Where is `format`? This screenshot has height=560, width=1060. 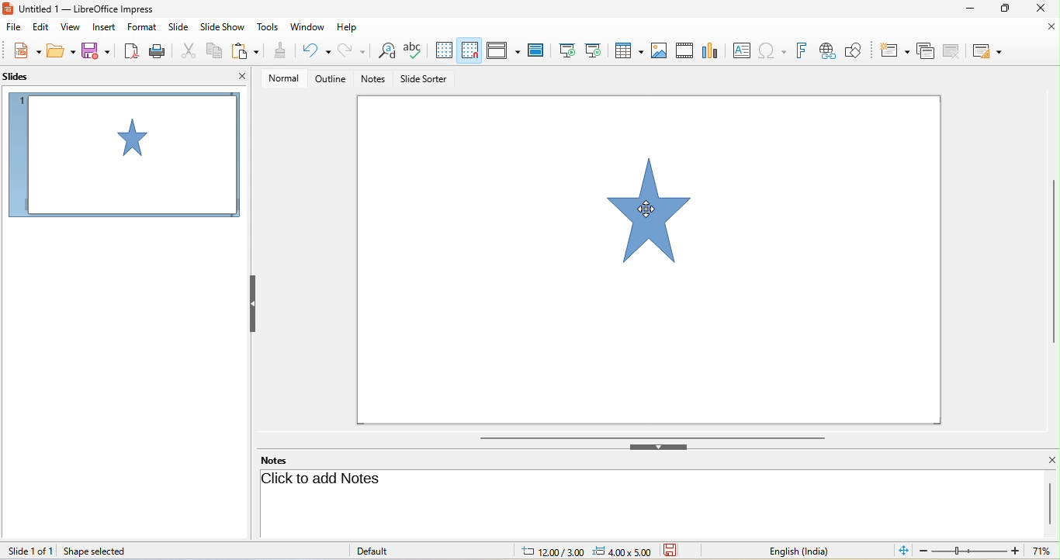 format is located at coordinates (142, 27).